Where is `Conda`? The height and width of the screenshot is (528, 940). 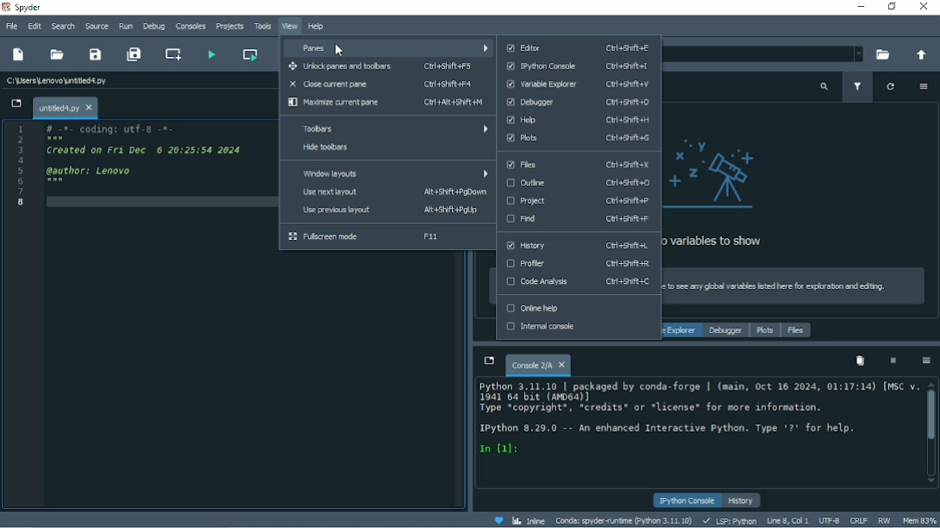
Conda is located at coordinates (623, 520).